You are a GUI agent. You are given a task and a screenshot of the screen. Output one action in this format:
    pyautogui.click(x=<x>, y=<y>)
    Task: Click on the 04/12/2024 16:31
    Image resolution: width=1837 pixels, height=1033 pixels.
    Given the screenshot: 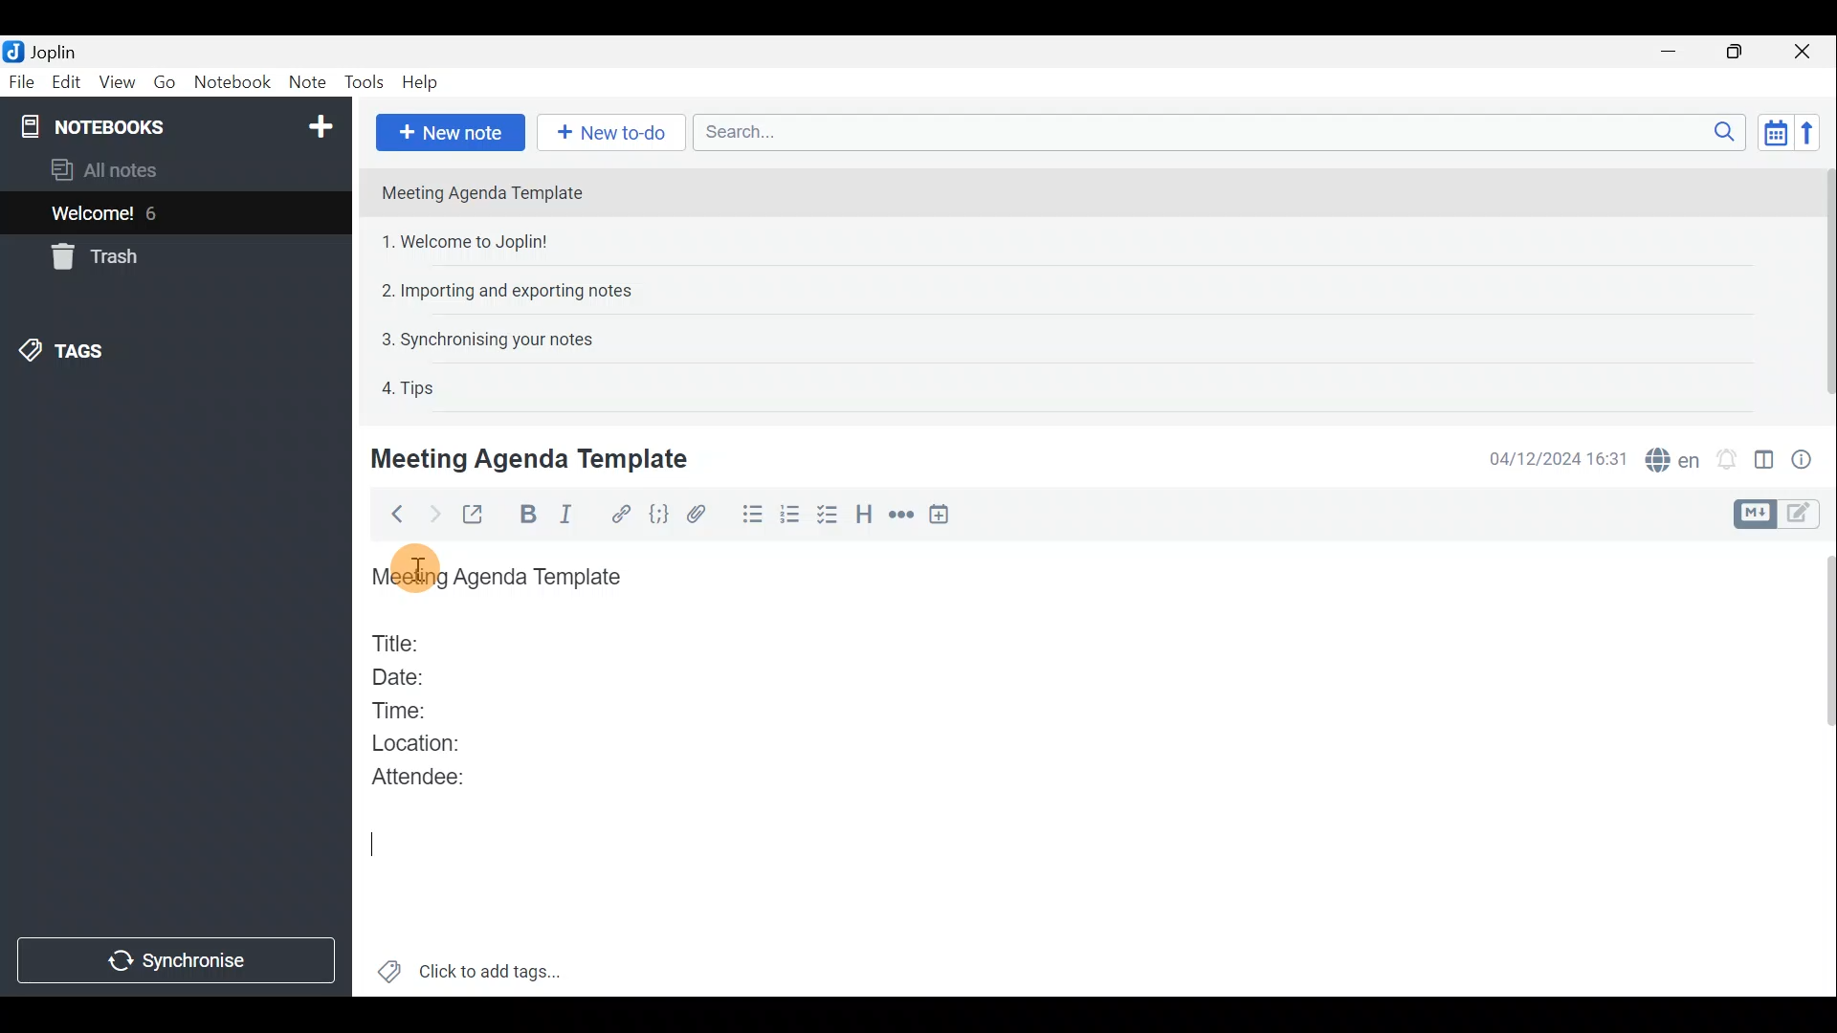 What is the action you would take?
    pyautogui.click(x=1549, y=457)
    